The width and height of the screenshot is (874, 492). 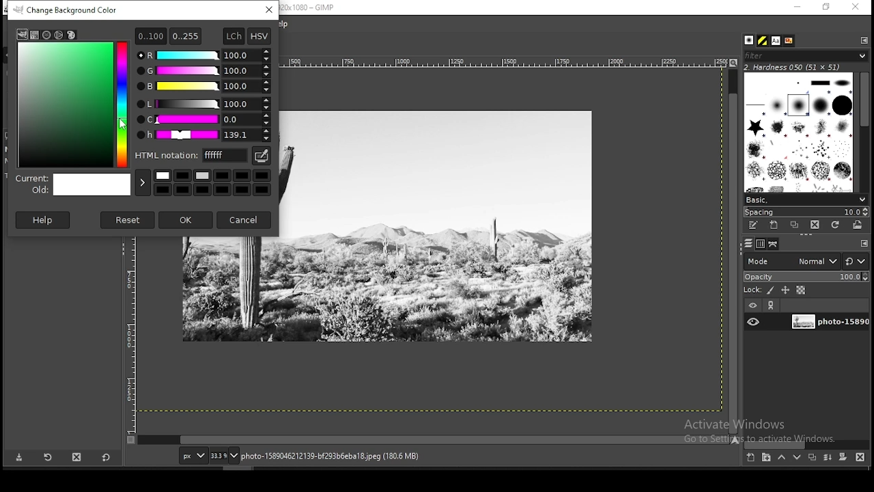 I want to click on refresh brush, so click(x=835, y=225).